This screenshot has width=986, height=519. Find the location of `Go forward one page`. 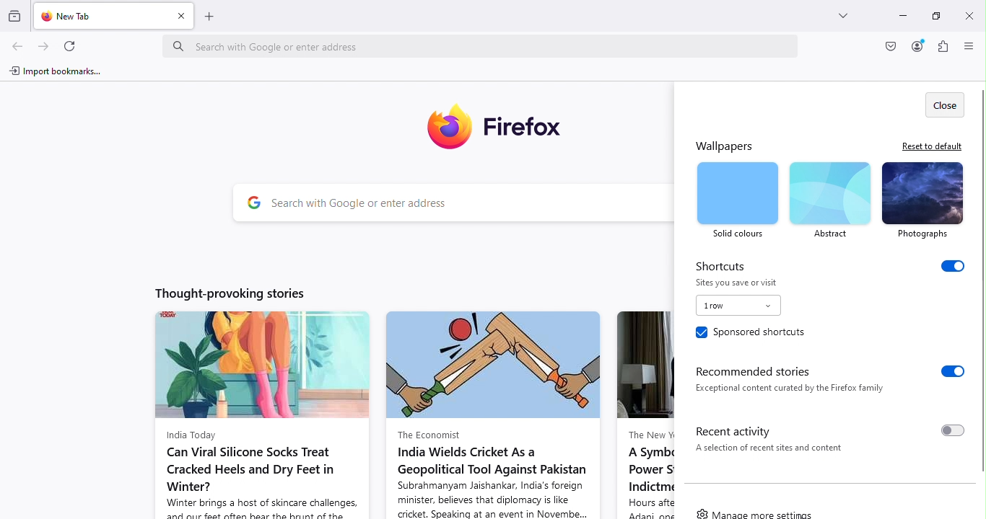

Go forward one page is located at coordinates (42, 47).